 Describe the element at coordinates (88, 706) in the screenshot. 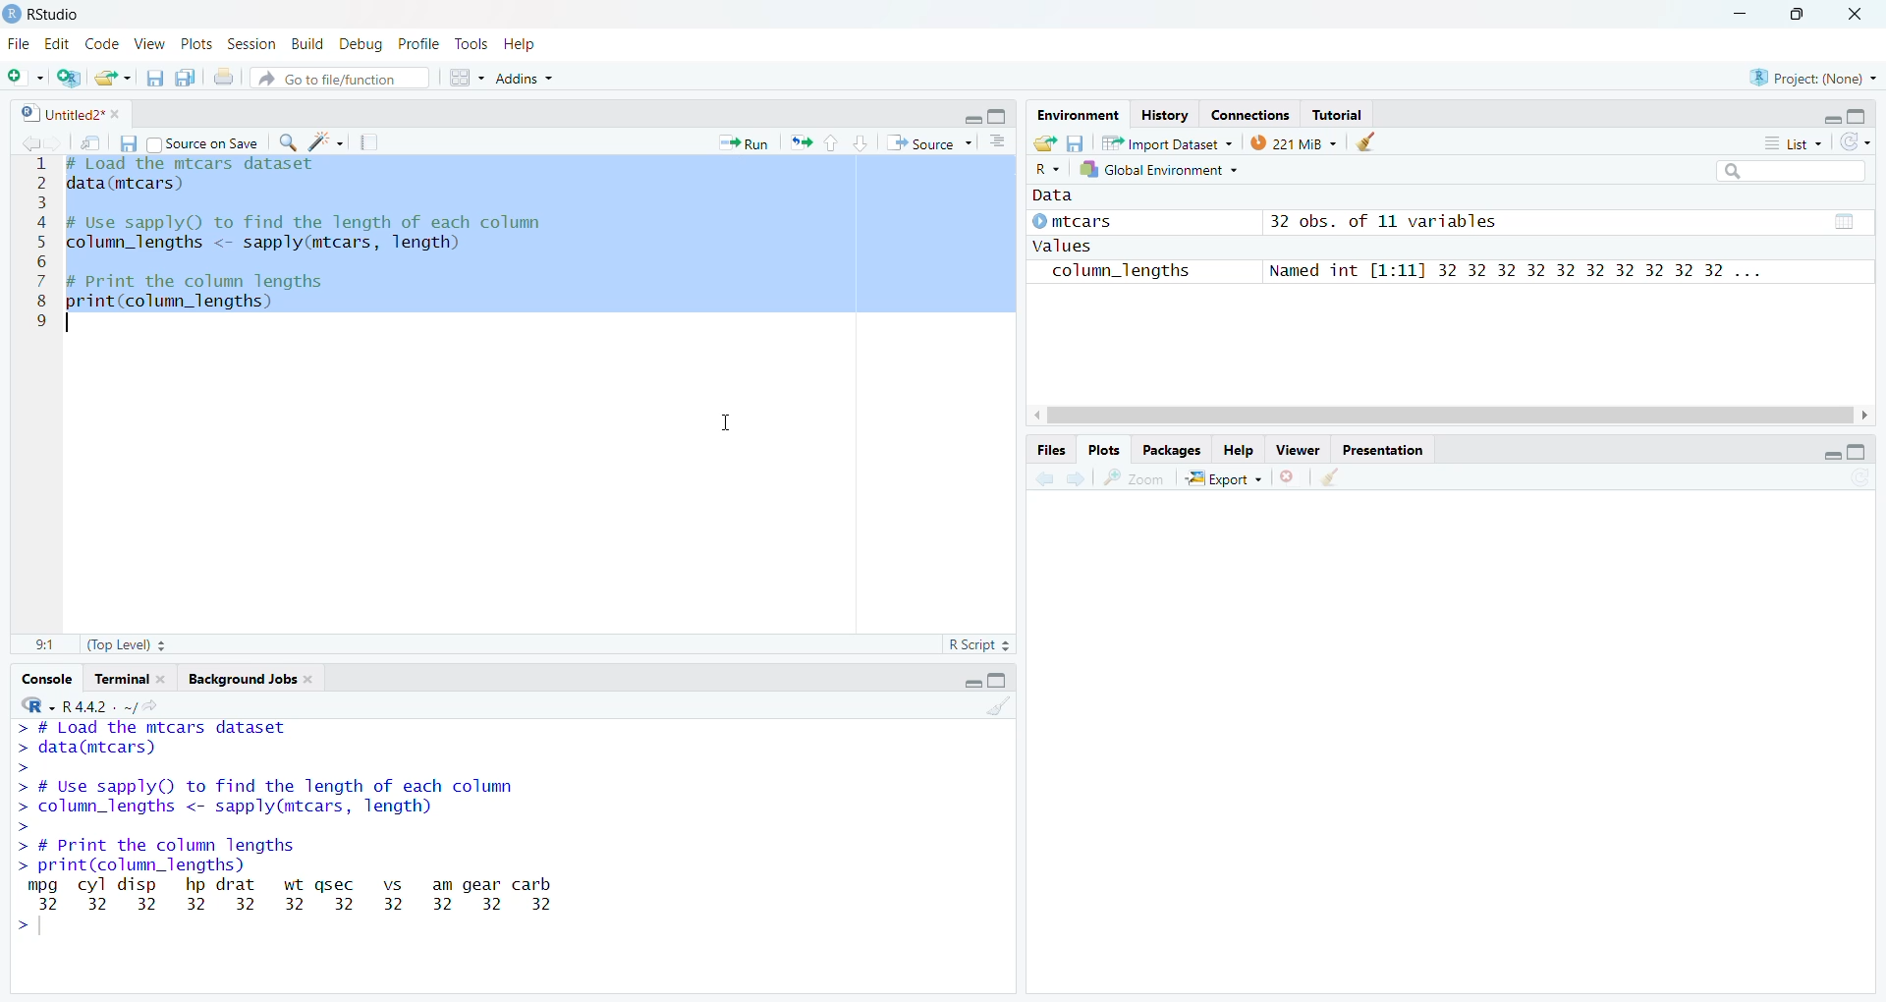

I see `R-R442. ~/` at that location.